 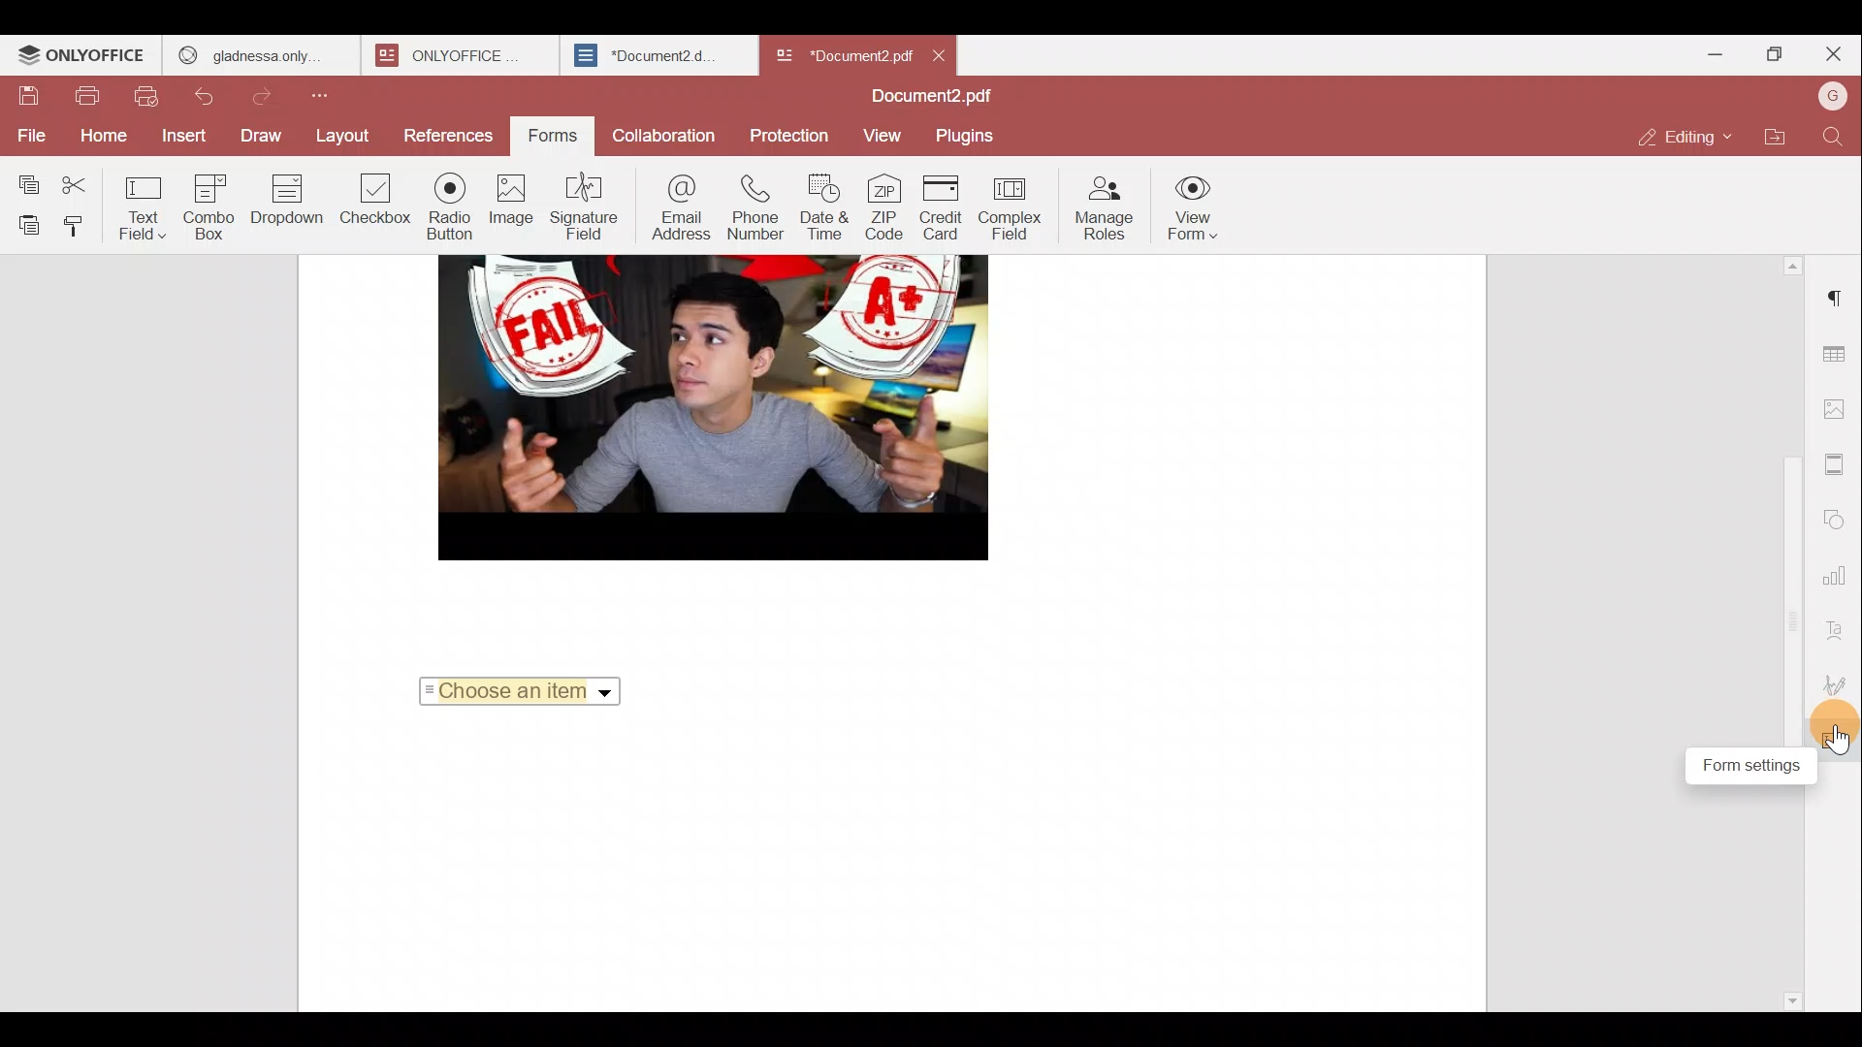 I want to click on View, so click(x=884, y=134).